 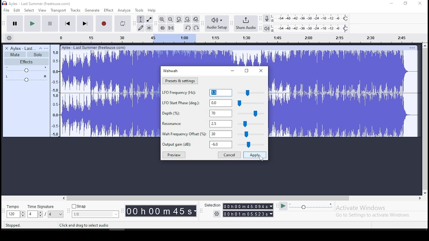 I want to click on resonance, so click(x=196, y=124).